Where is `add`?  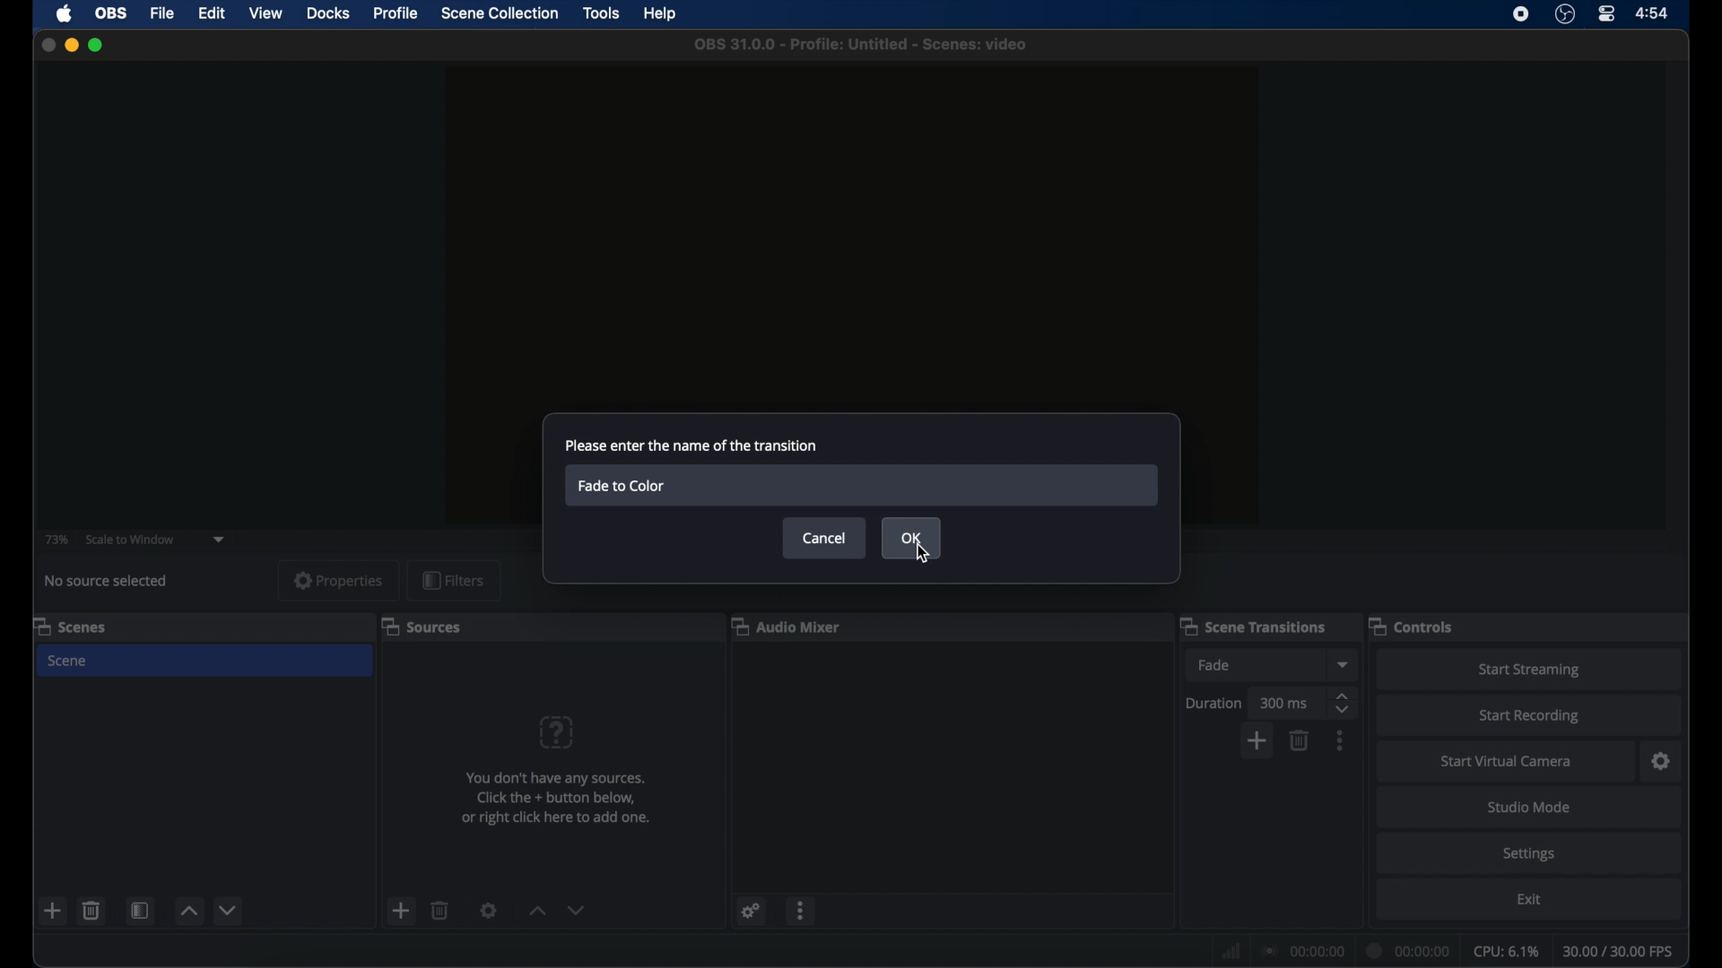
add is located at coordinates (52, 910).